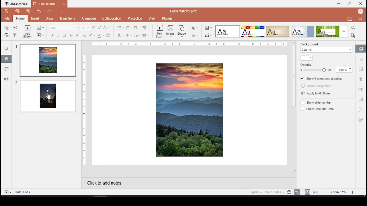 Image resolution: width=367 pixels, height=206 pixels. What do you see at coordinates (170, 31) in the screenshot?
I see `image` at bounding box center [170, 31].